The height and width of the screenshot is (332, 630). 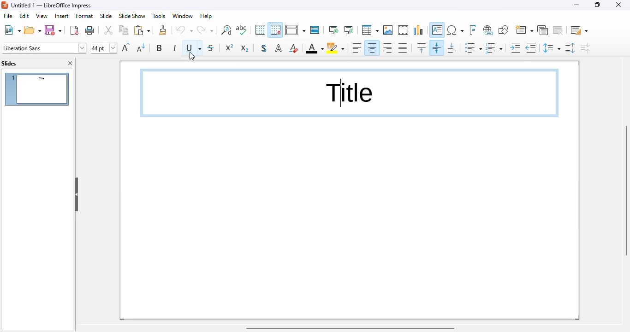 What do you see at coordinates (559, 30) in the screenshot?
I see `delete slide` at bounding box center [559, 30].